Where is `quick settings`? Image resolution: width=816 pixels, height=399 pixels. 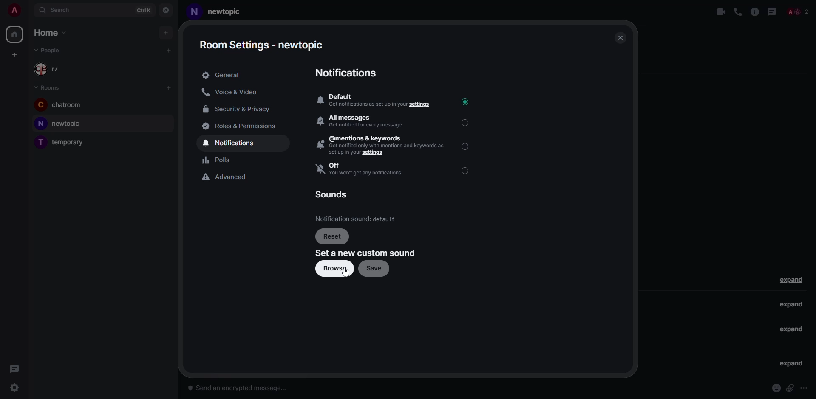
quick settings is located at coordinates (14, 388).